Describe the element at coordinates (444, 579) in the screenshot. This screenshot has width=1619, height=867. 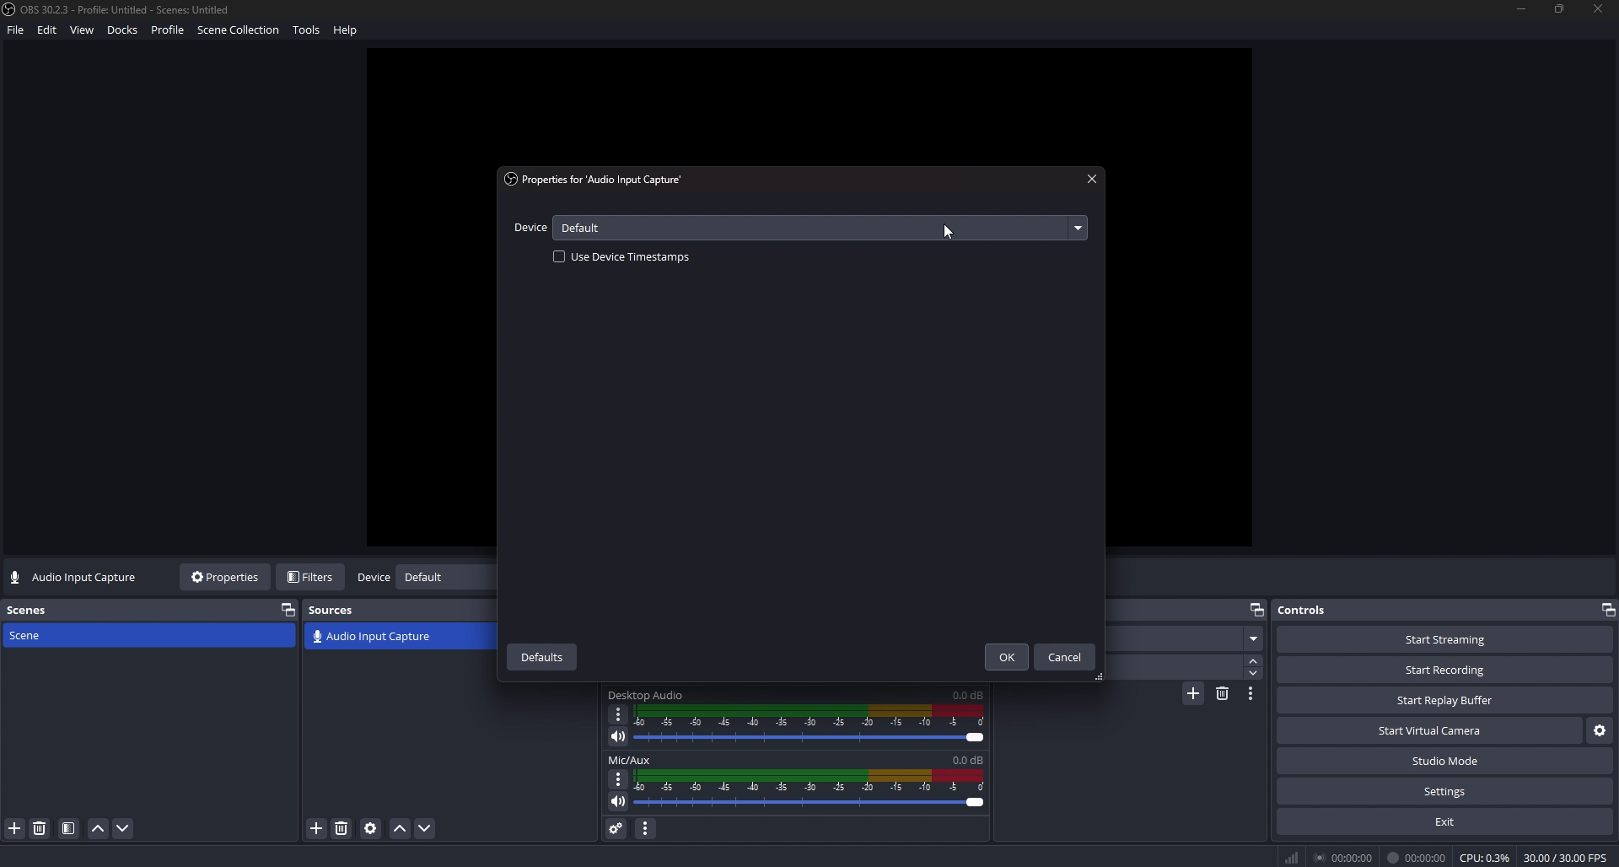
I see `pop out` at that location.